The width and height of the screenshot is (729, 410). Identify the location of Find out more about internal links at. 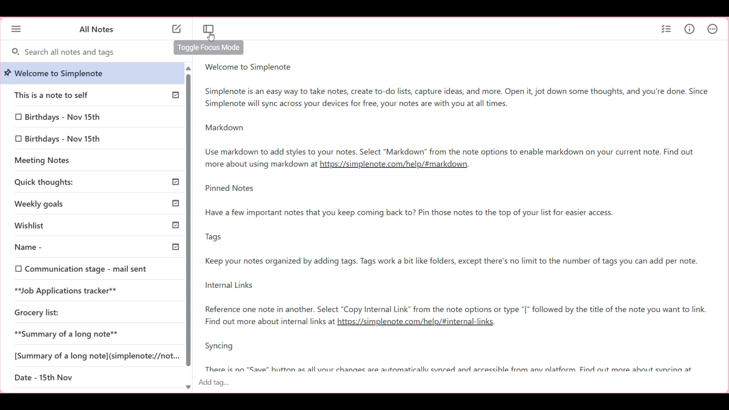
(270, 322).